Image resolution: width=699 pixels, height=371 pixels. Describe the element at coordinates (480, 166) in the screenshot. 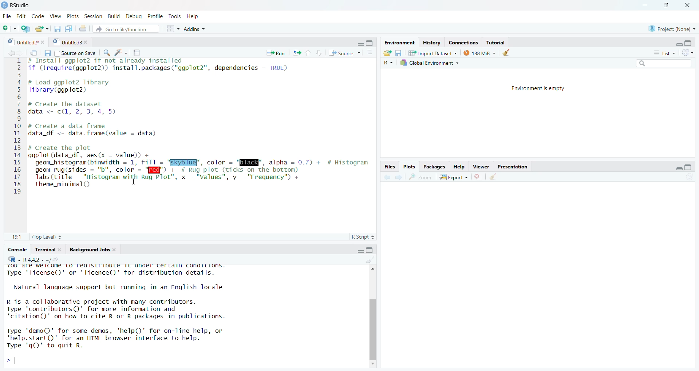

I see `Viewer` at that location.